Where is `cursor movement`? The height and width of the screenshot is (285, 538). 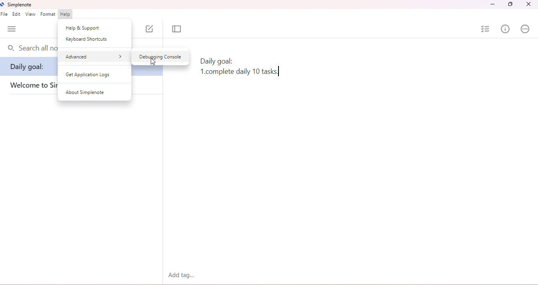
cursor movement is located at coordinates (153, 62).